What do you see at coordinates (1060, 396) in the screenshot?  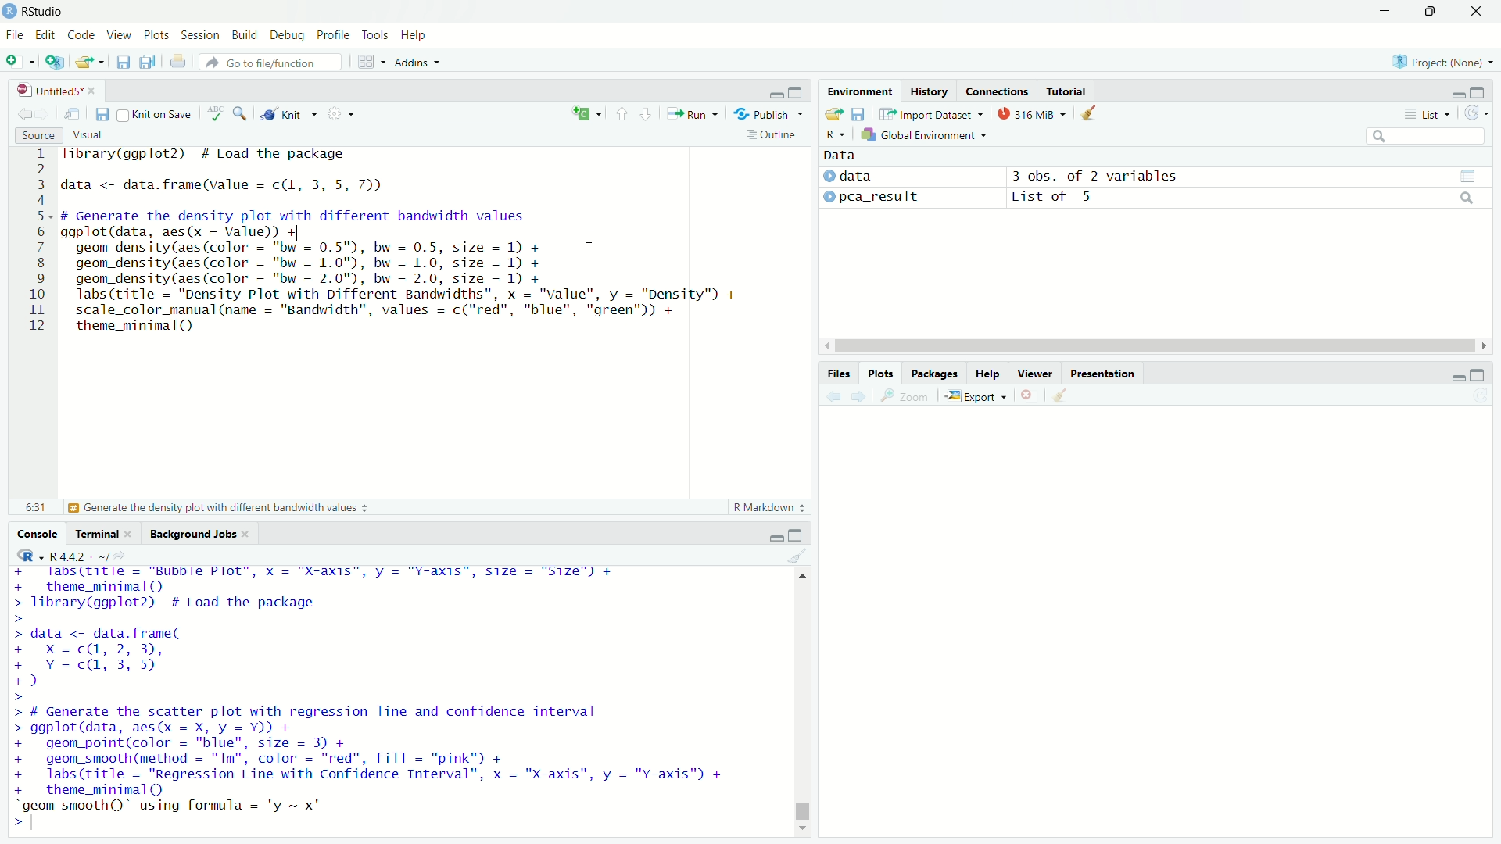 I see `Clear all plots` at bounding box center [1060, 396].